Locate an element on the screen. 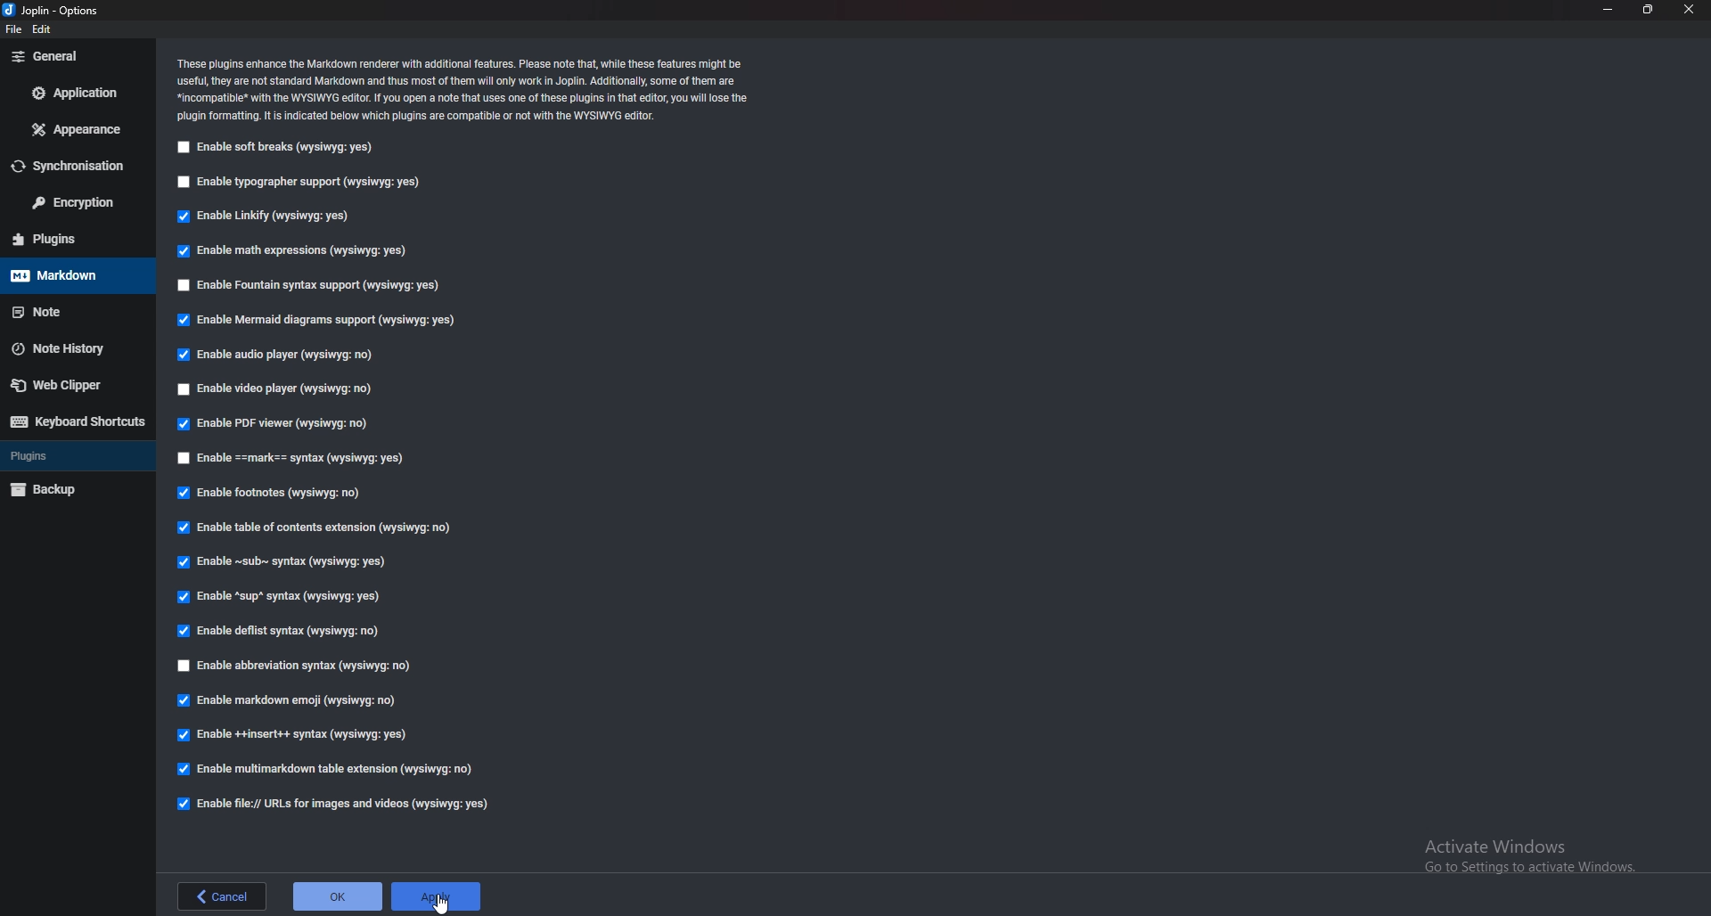 This screenshot has height=916, width=1711. Encryption is located at coordinates (70, 202).